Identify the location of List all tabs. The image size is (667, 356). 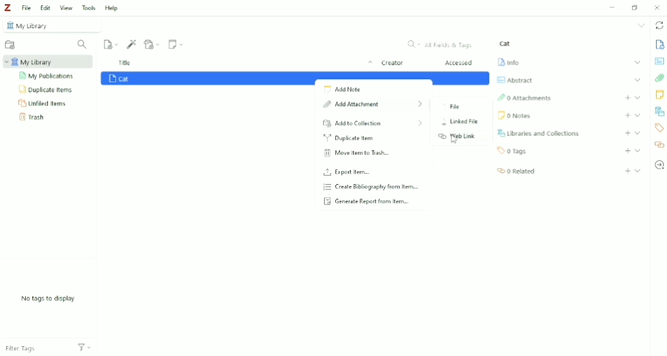
(642, 25).